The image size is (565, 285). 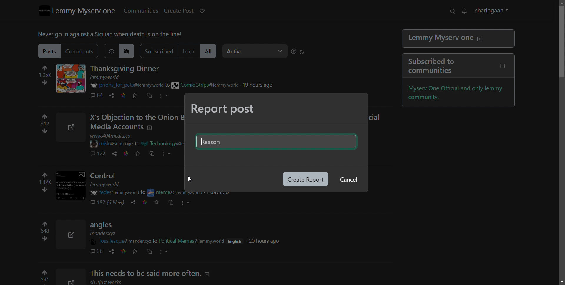 What do you see at coordinates (223, 109) in the screenshot?
I see `report post dialogbox` at bounding box center [223, 109].